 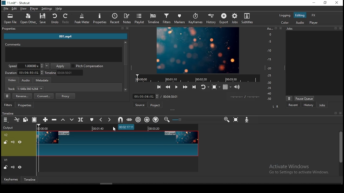 What do you see at coordinates (120, 120) in the screenshot?
I see `snap` at bounding box center [120, 120].